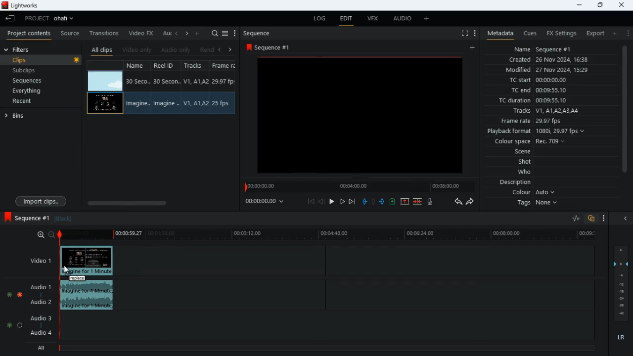  What do you see at coordinates (364, 201) in the screenshot?
I see `pull` at bounding box center [364, 201].